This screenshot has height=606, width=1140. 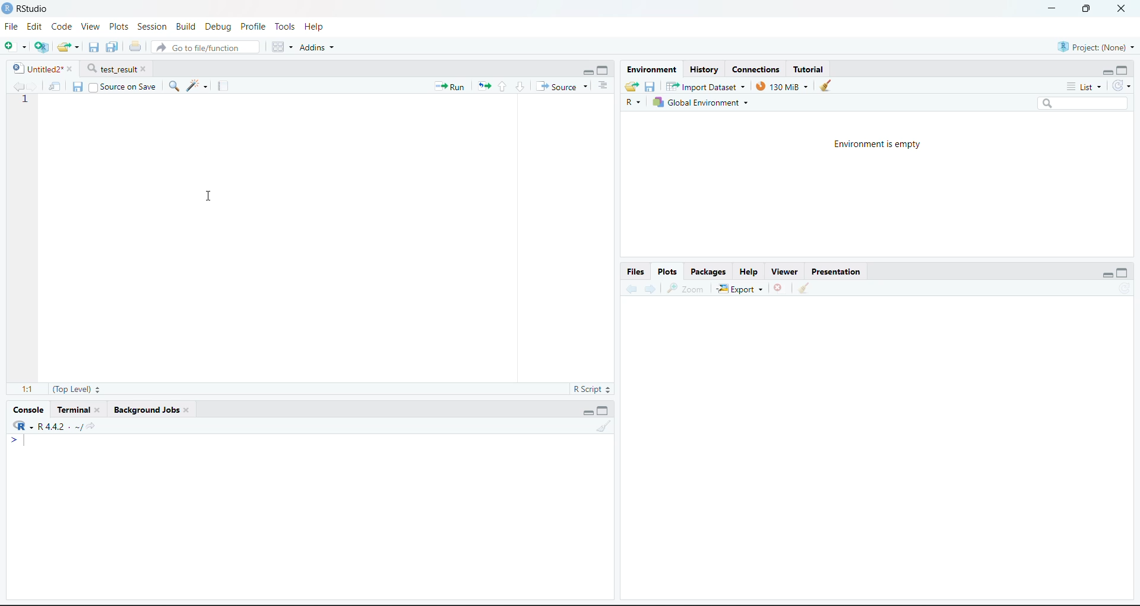 What do you see at coordinates (186, 25) in the screenshot?
I see `Build` at bounding box center [186, 25].